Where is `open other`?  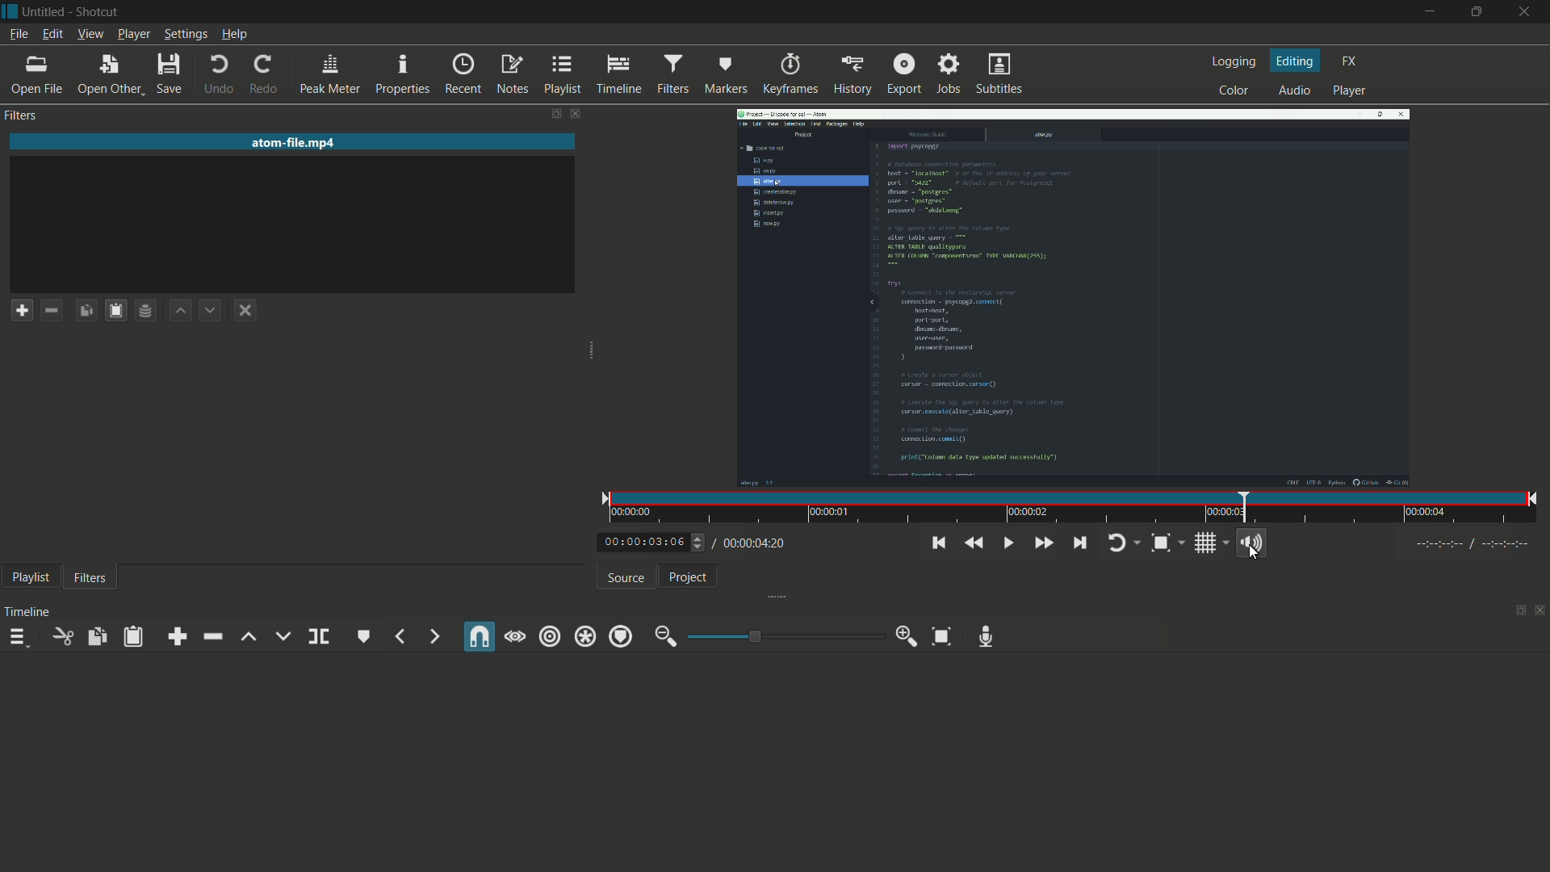
open other is located at coordinates (110, 76).